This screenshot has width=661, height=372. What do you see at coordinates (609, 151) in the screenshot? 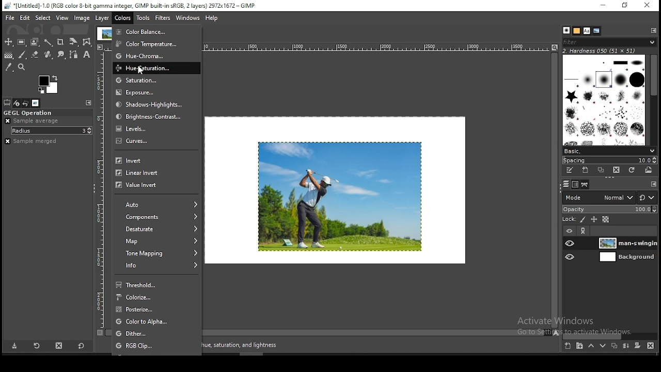
I see `brush presets` at bounding box center [609, 151].